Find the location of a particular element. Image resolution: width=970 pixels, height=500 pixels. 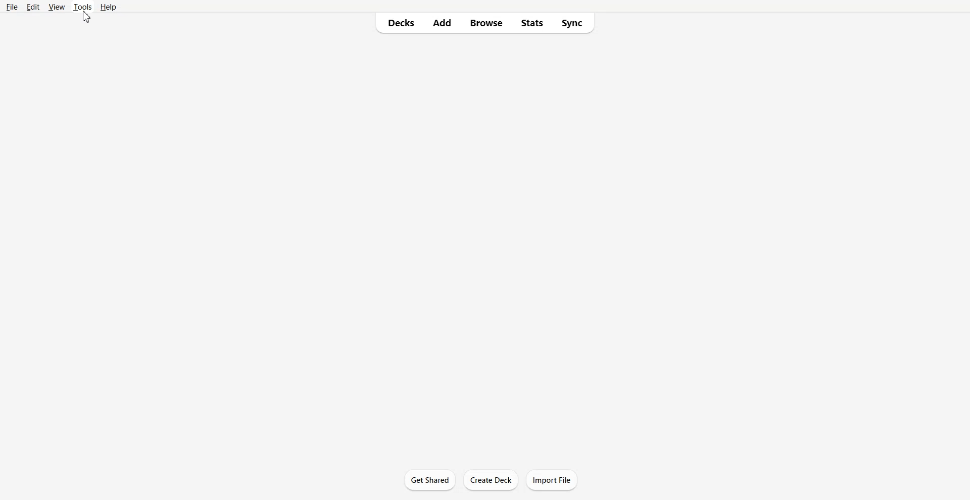

Sync is located at coordinates (574, 23).